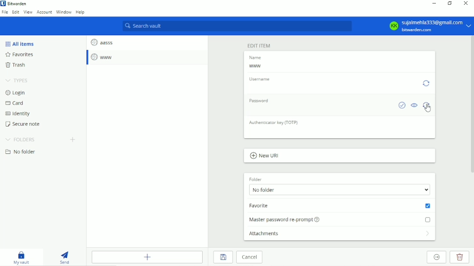 This screenshot has width=474, height=266. Describe the element at coordinates (250, 258) in the screenshot. I see `Cancel` at that location.